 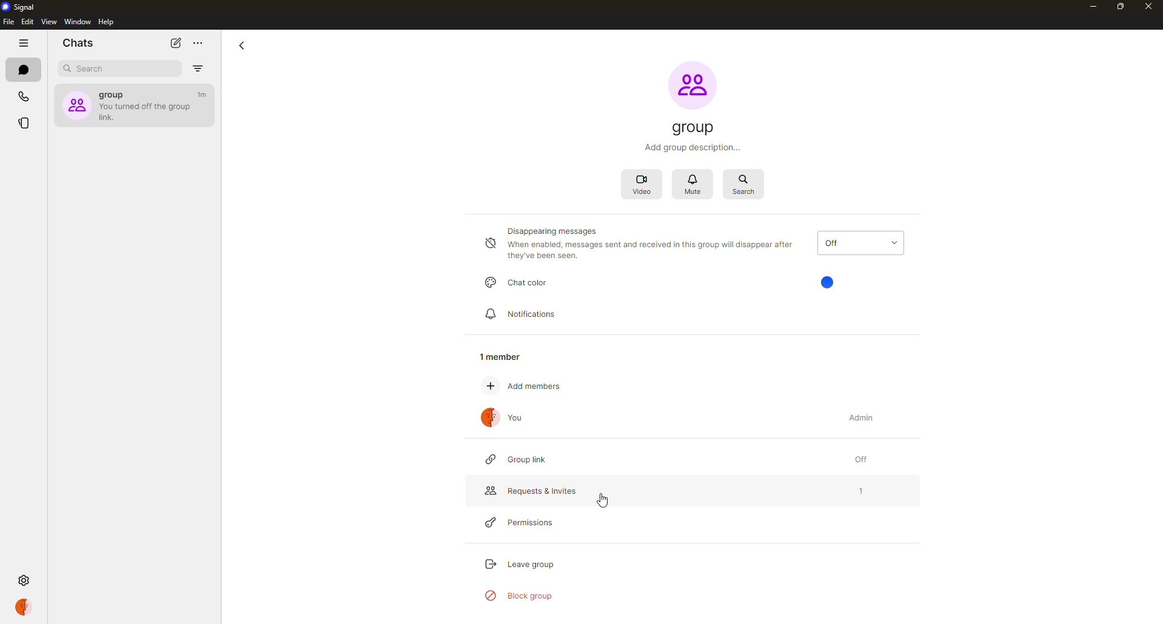 I want to click on chats, so click(x=79, y=43).